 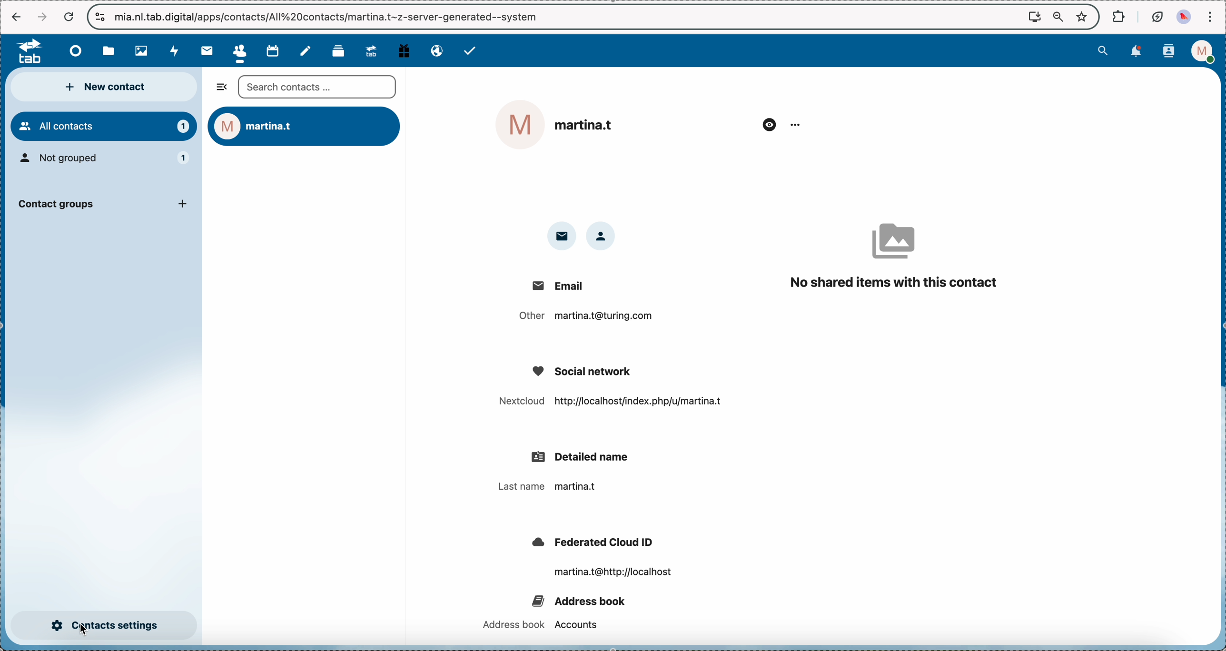 What do you see at coordinates (1034, 17) in the screenshot?
I see `install Nextcloud` at bounding box center [1034, 17].